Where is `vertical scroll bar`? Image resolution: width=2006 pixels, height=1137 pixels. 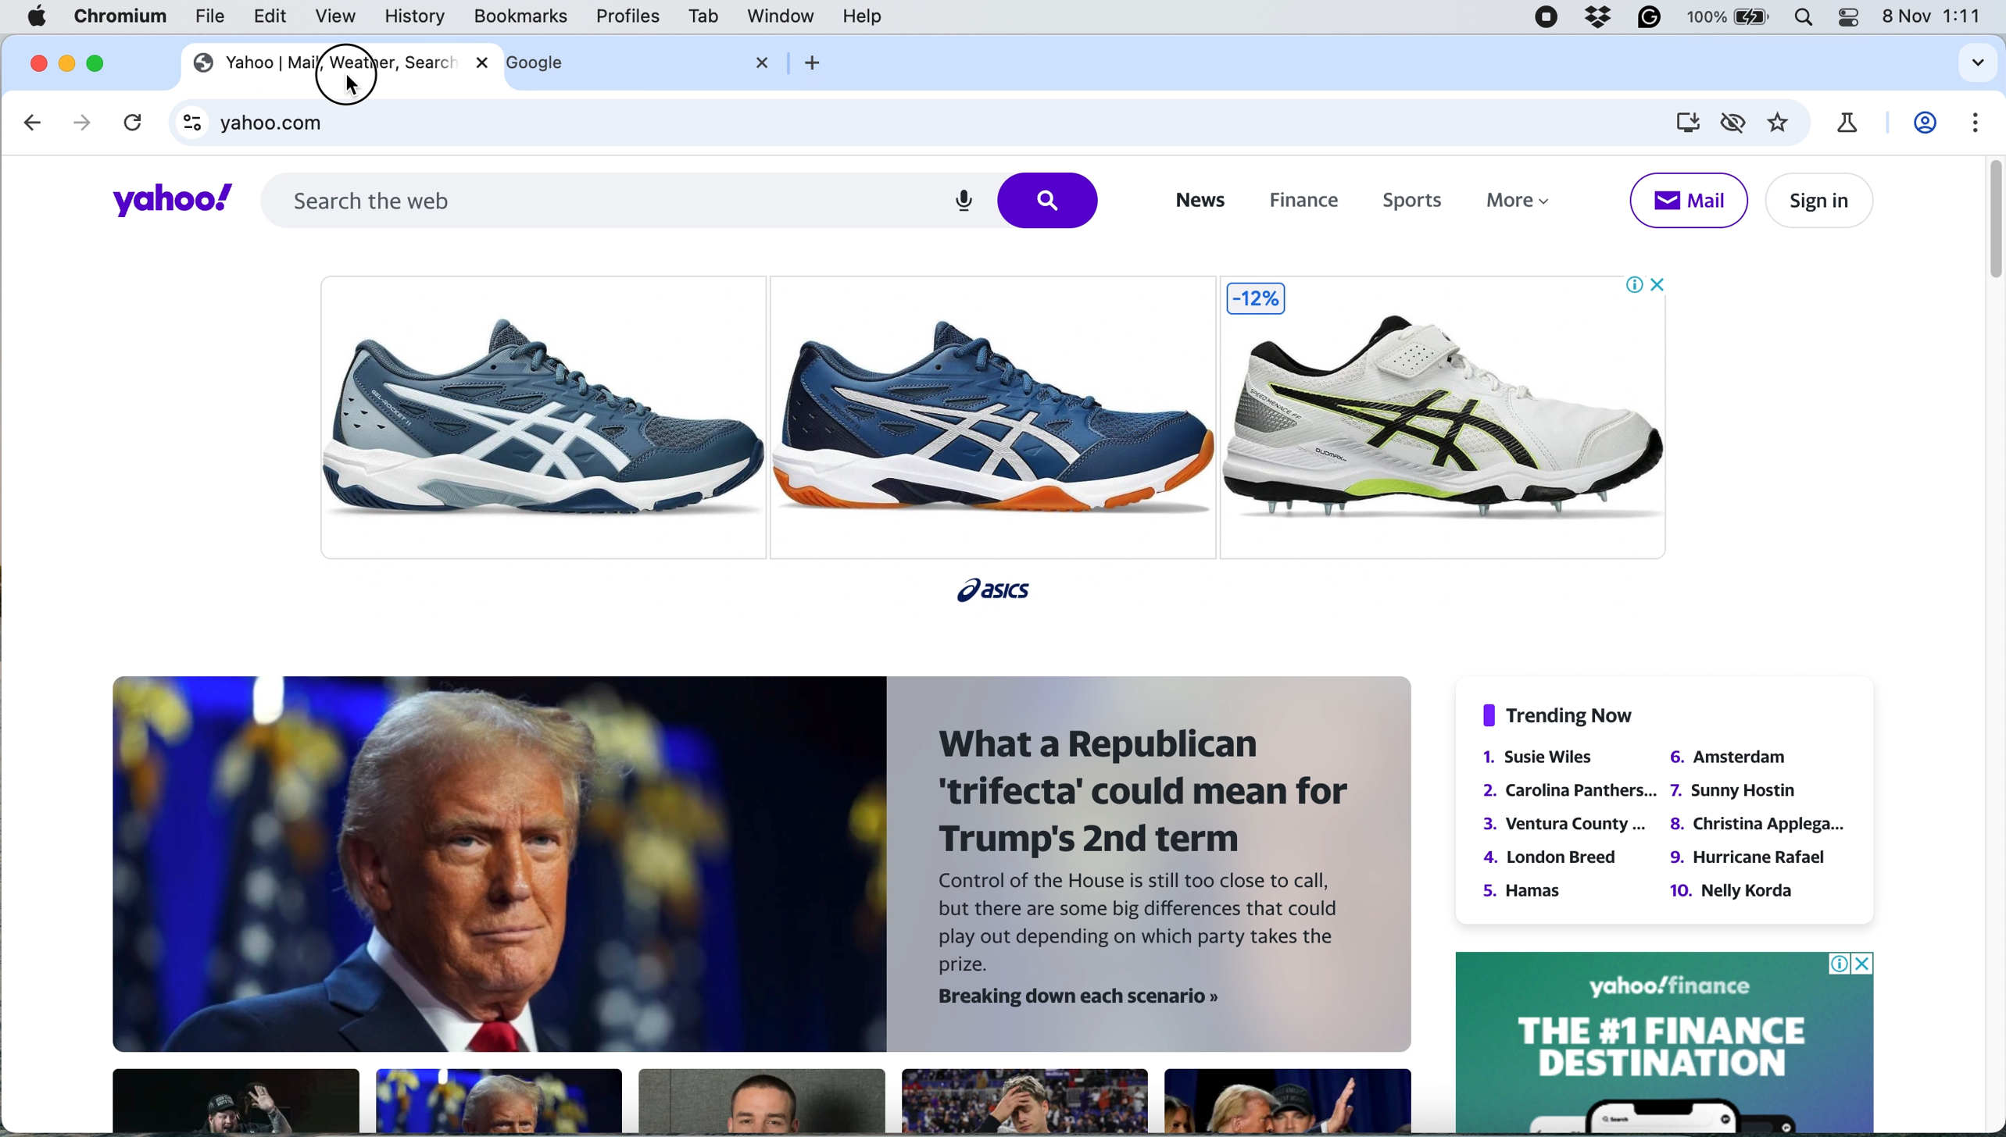
vertical scroll bar is located at coordinates (1987, 220).